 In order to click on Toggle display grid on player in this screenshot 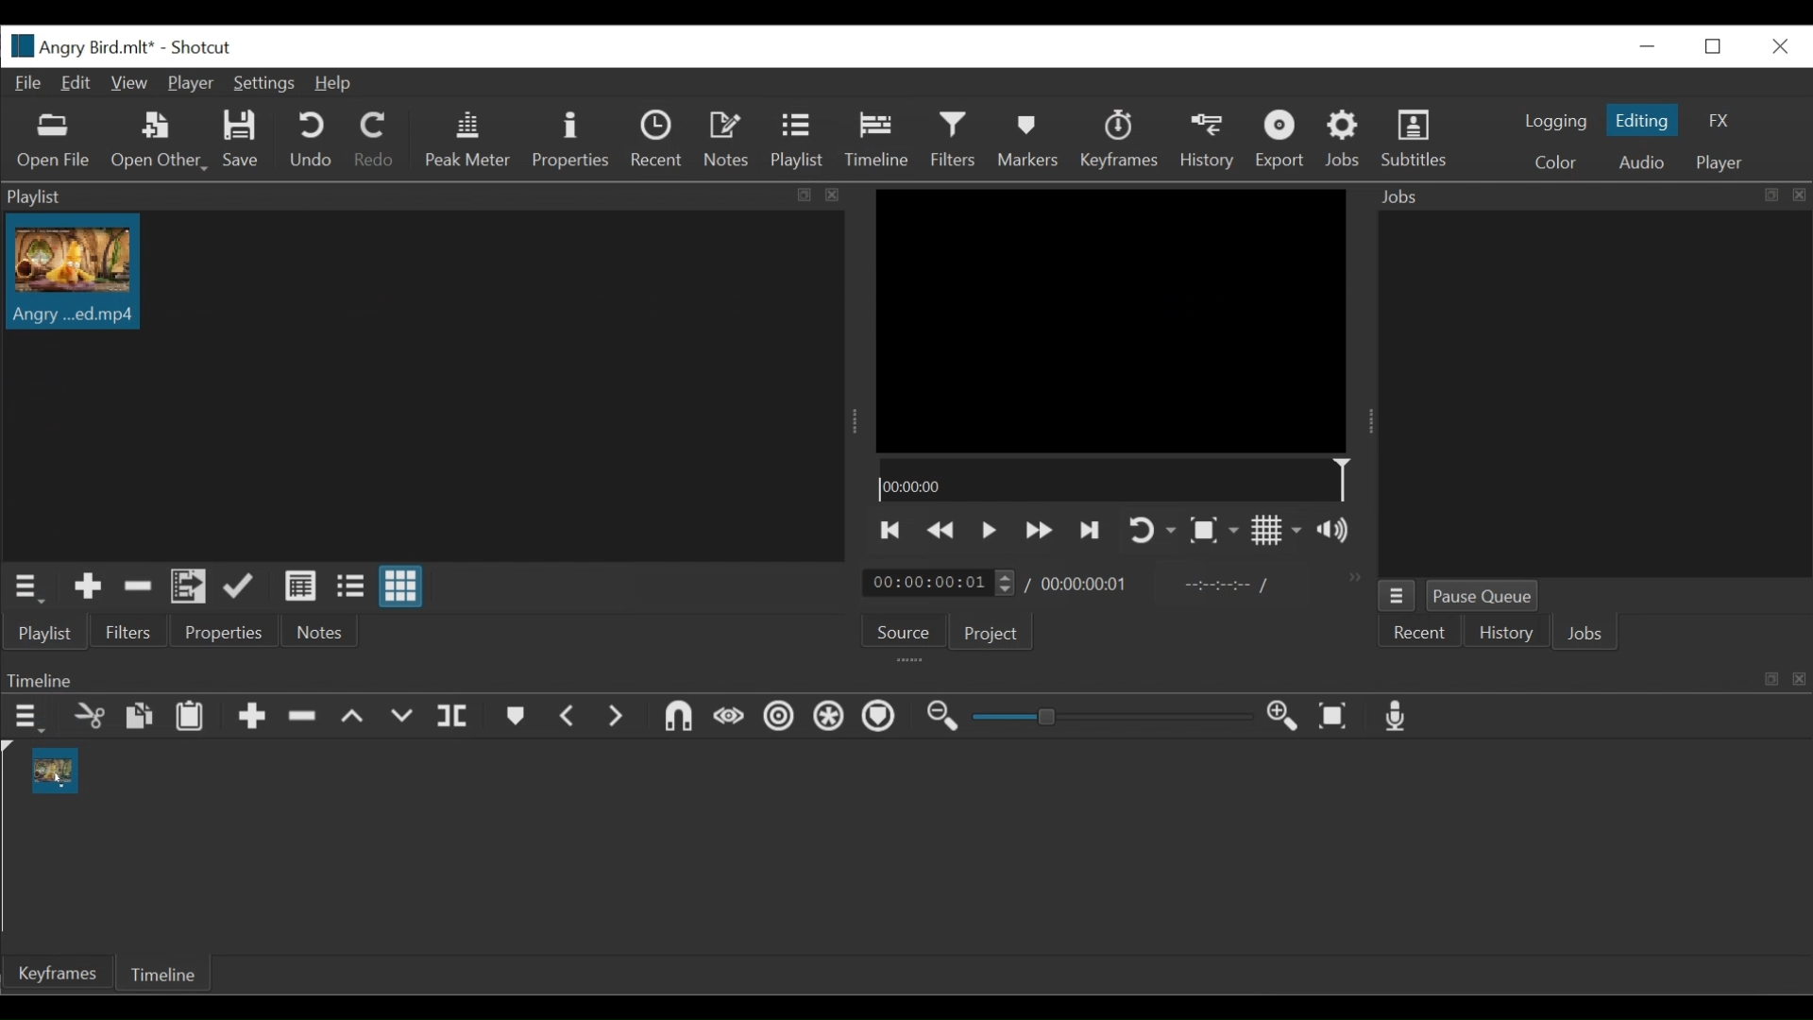, I will do `click(1278, 531)`.